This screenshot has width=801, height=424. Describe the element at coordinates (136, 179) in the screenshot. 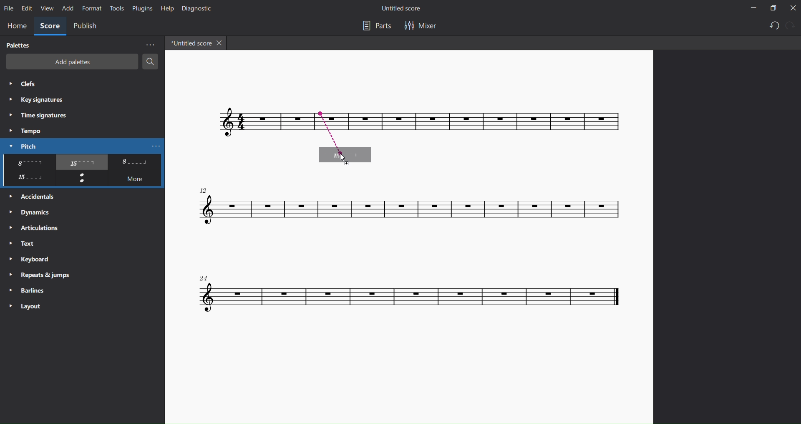

I see `more` at that location.